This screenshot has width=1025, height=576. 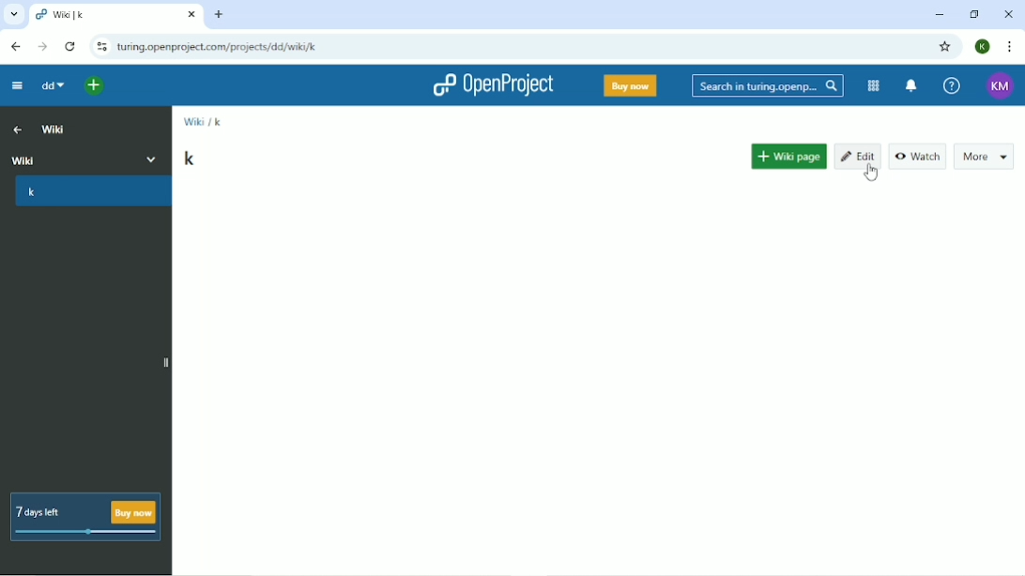 I want to click on Account, so click(x=998, y=84).